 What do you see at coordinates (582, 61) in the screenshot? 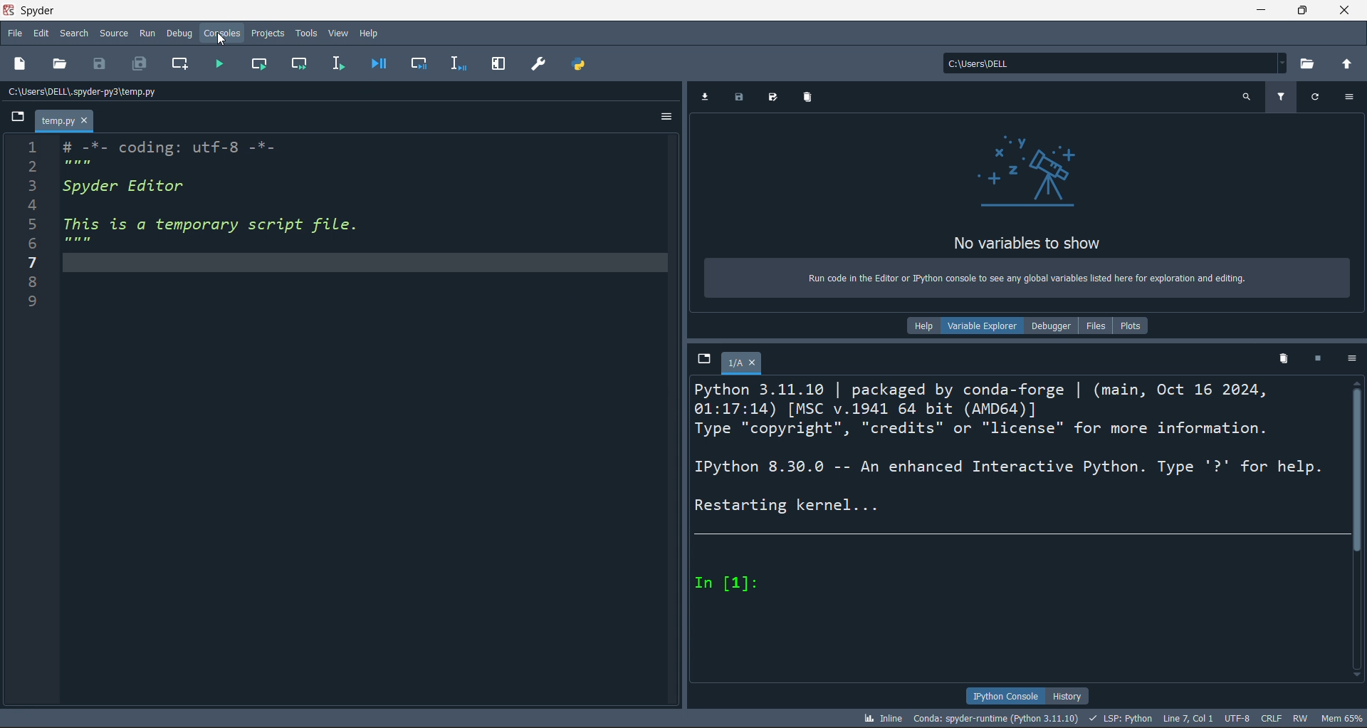
I see `path manager` at bounding box center [582, 61].